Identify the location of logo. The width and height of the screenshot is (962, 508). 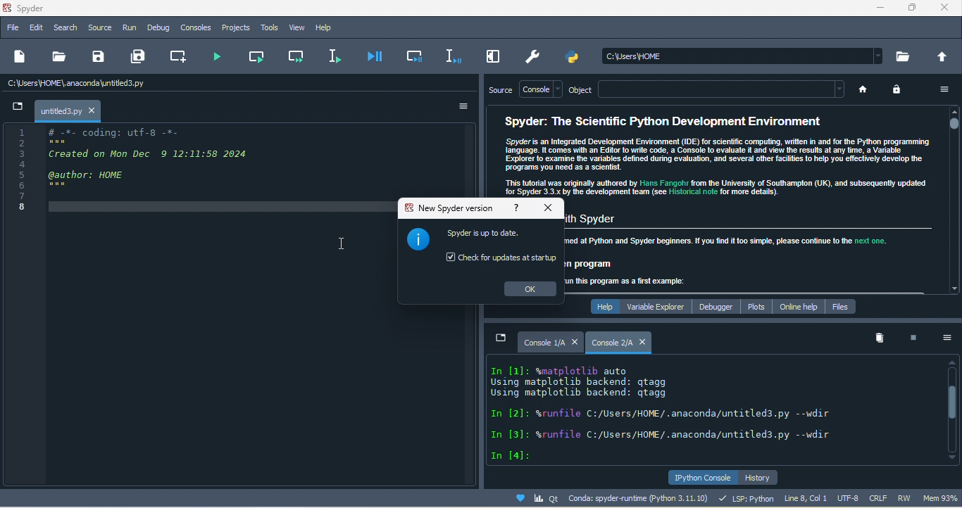
(416, 243).